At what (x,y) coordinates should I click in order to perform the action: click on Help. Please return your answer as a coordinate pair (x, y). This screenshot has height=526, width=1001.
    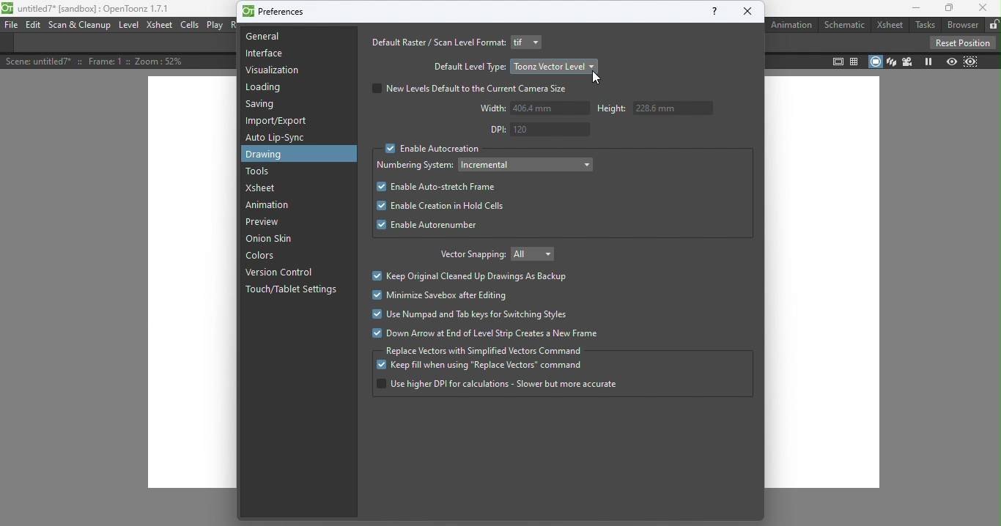
    Looking at the image, I should click on (709, 14).